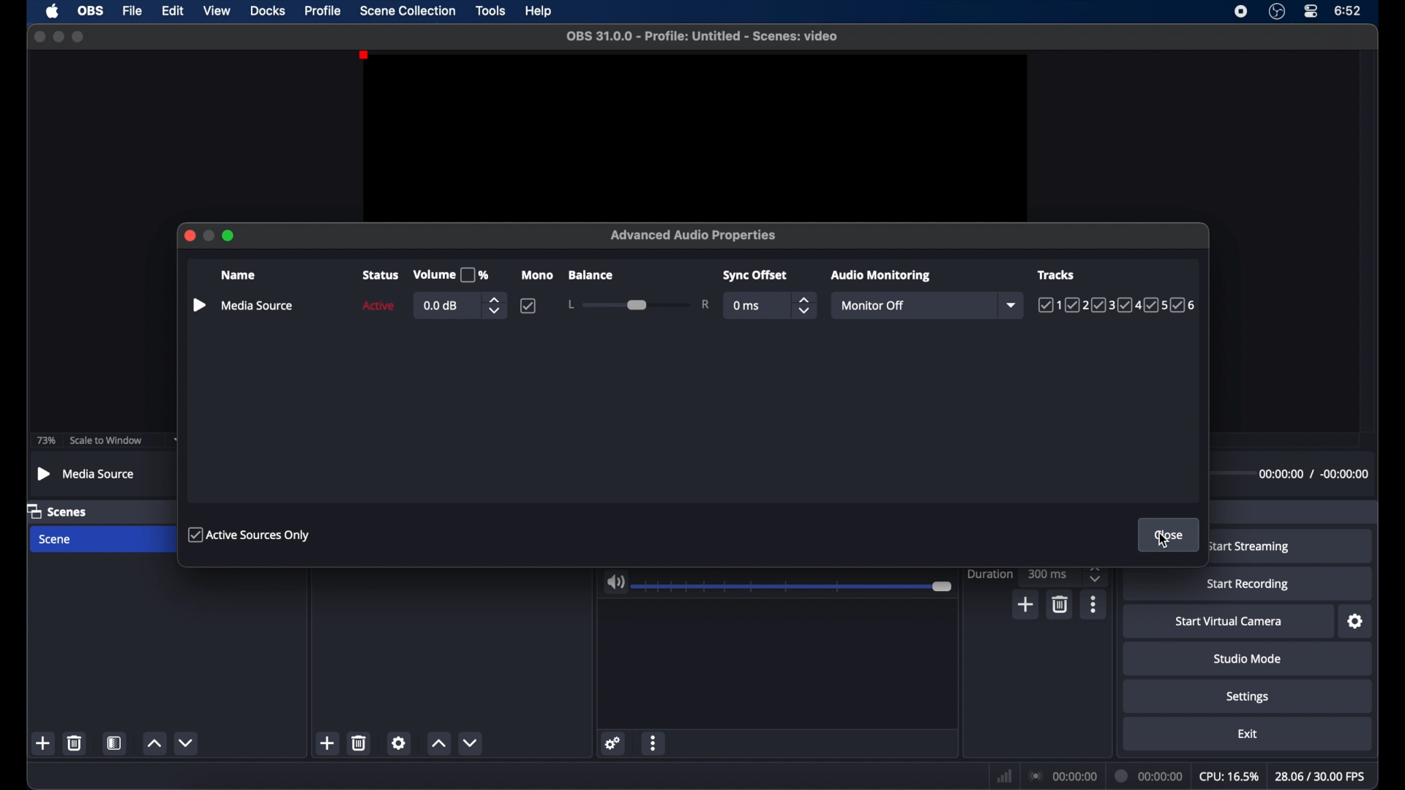 This screenshot has width=1405, height=790. What do you see at coordinates (58, 512) in the screenshot?
I see `scenes` at bounding box center [58, 512].